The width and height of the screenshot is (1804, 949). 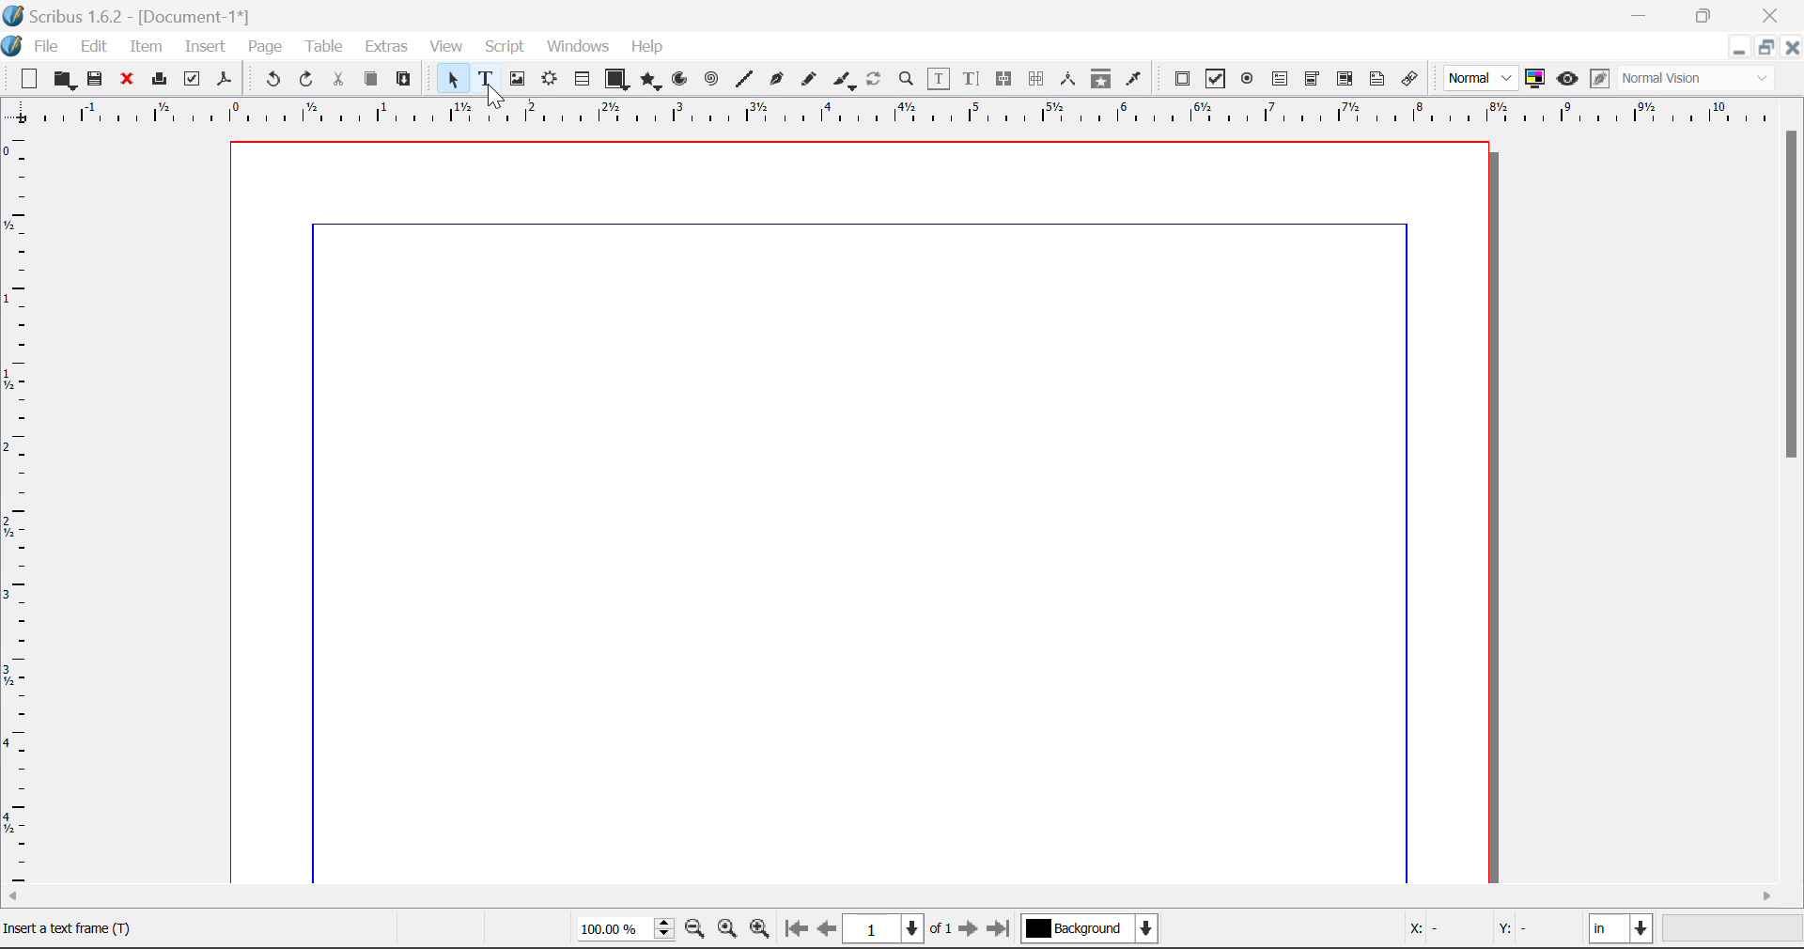 I want to click on Zoom, so click(x=908, y=78).